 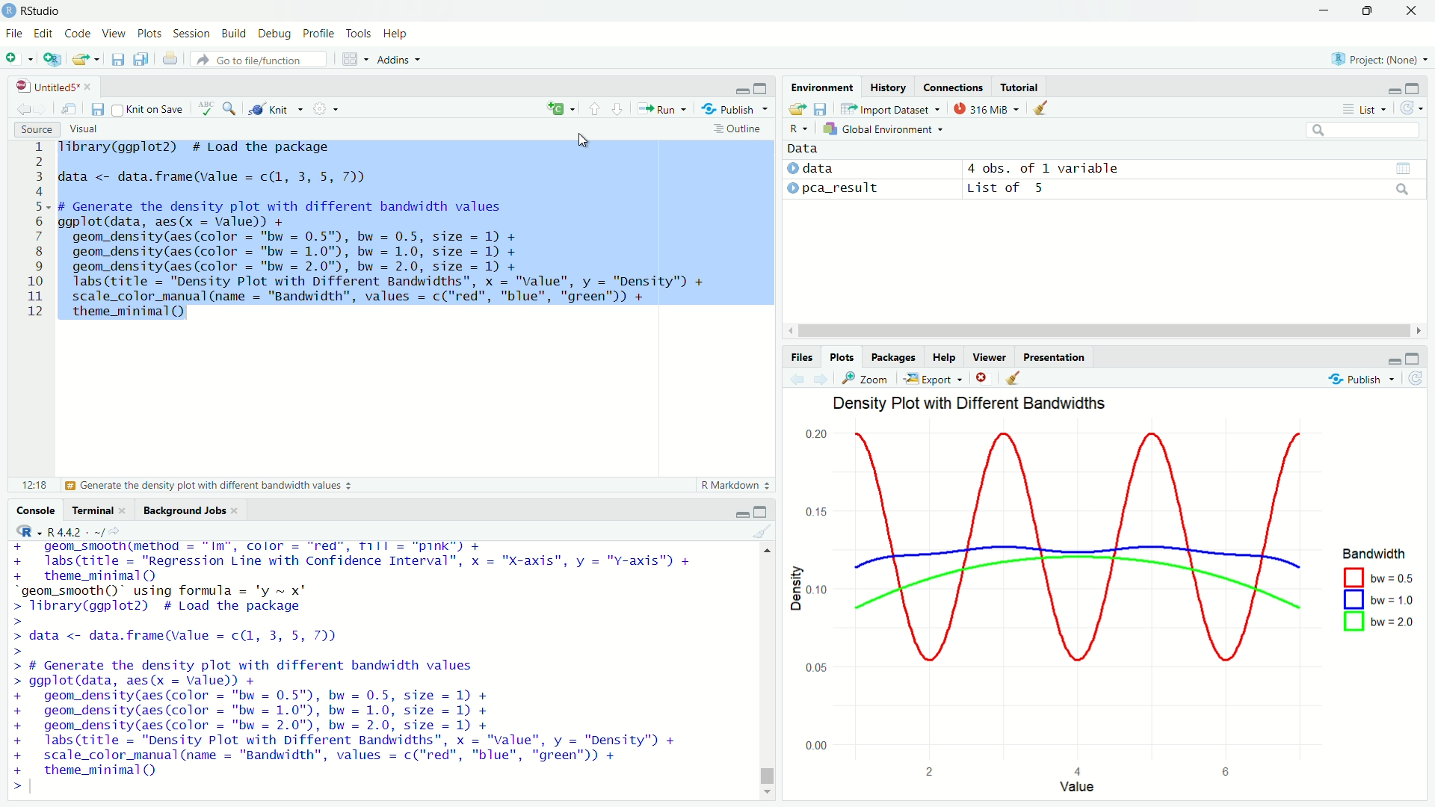 What do you see at coordinates (1054, 357) in the screenshot?
I see `Presentation` at bounding box center [1054, 357].